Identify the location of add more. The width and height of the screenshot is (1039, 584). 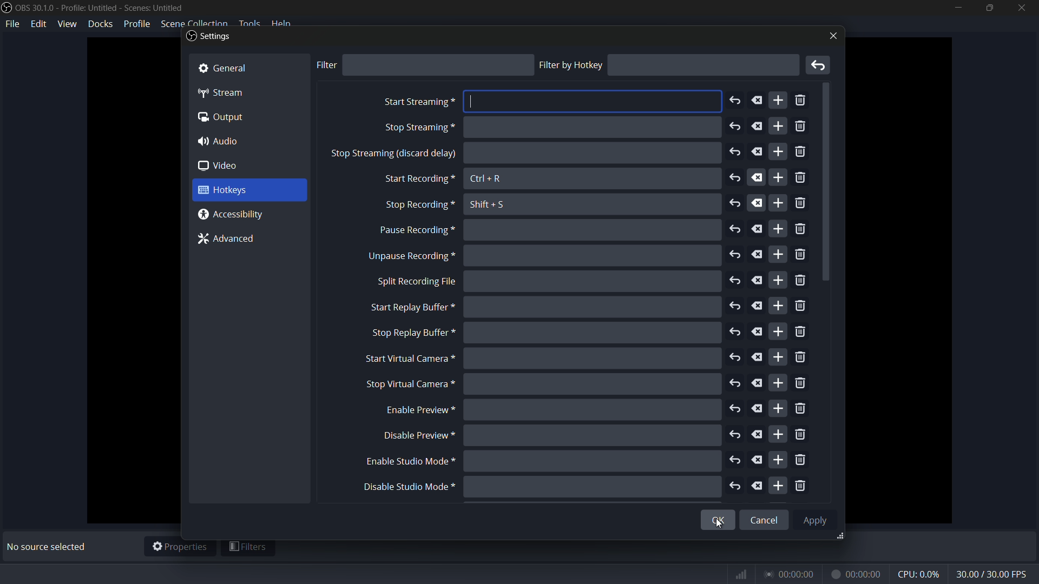
(778, 229).